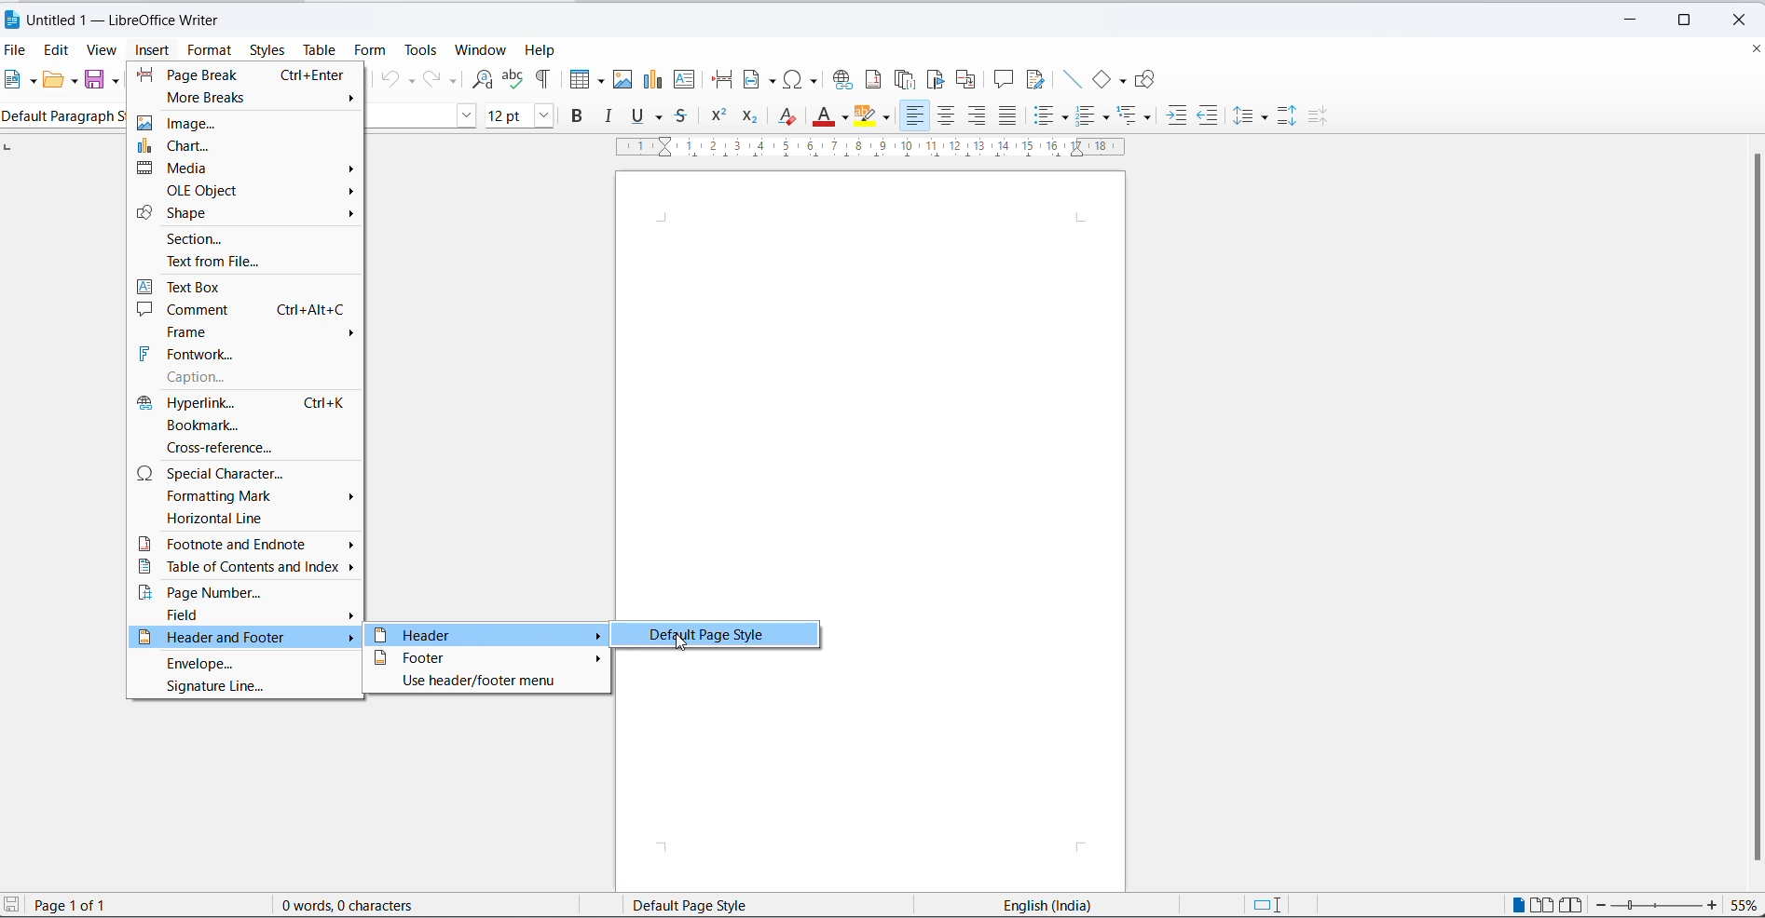  What do you see at coordinates (872, 80) in the screenshot?
I see `insert footnote` at bounding box center [872, 80].